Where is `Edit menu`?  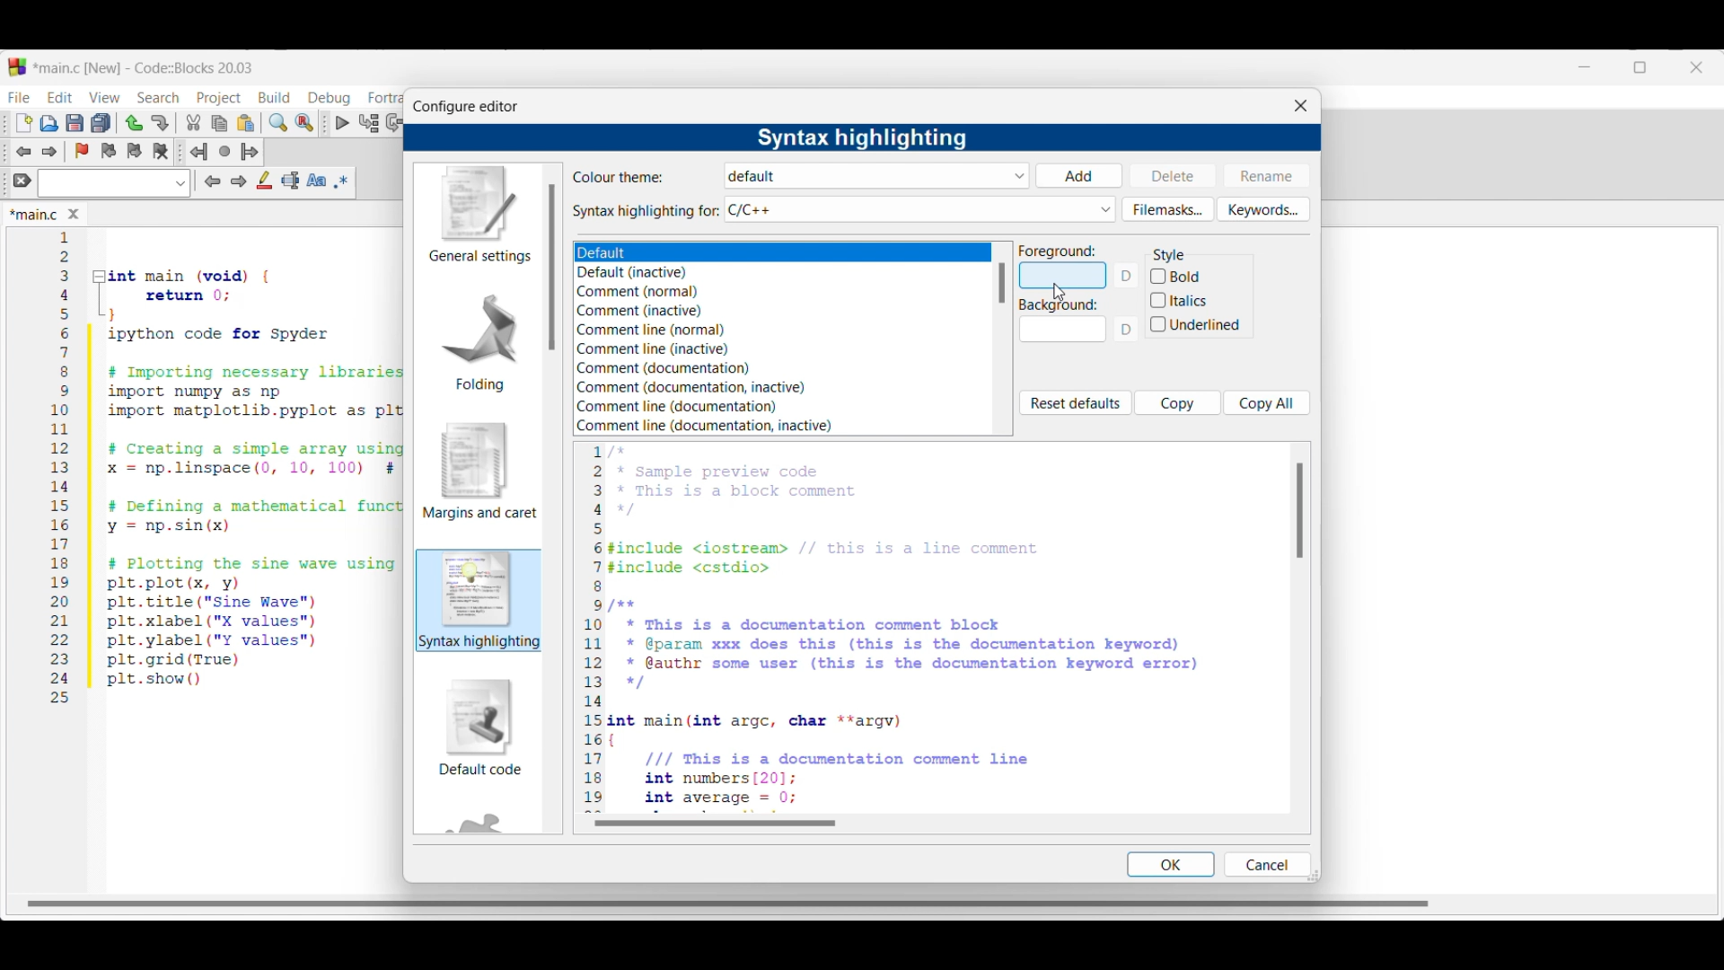 Edit menu is located at coordinates (61, 97).